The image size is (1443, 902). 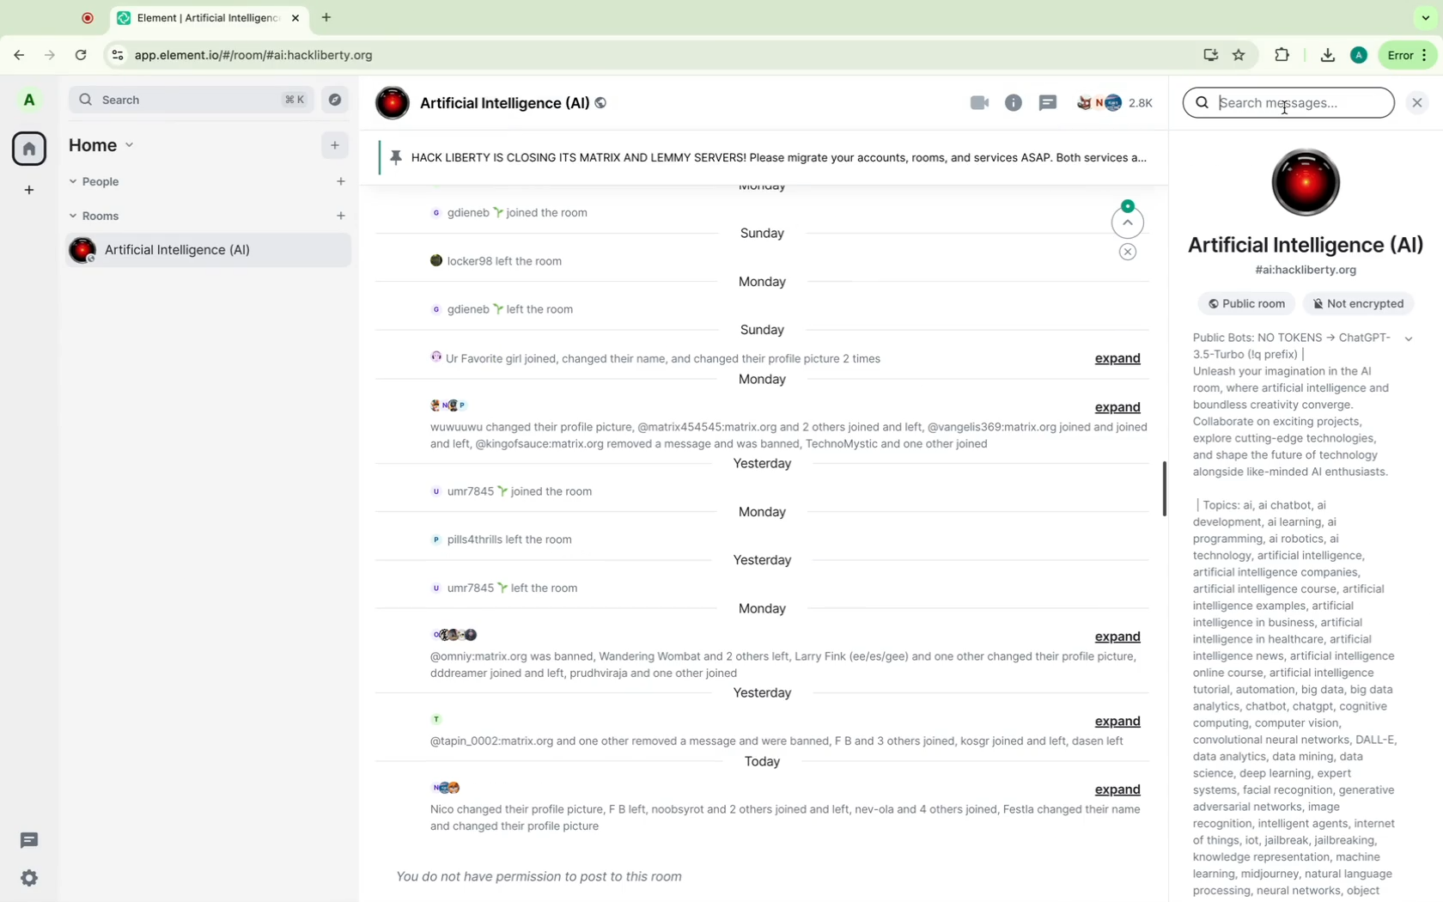 I want to click on video, so click(x=980, y=103).